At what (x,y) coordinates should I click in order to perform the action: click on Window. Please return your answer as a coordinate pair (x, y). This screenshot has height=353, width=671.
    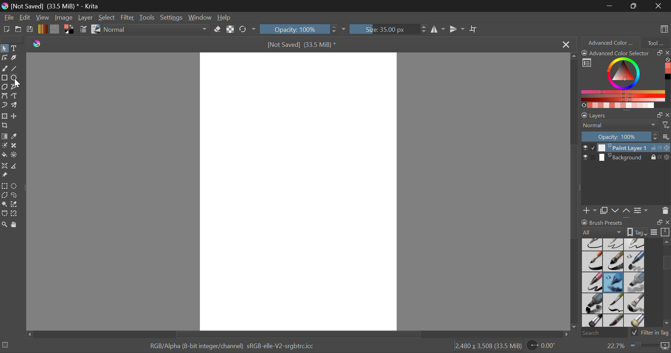
    Looking at the image, I should click on (202, 18).